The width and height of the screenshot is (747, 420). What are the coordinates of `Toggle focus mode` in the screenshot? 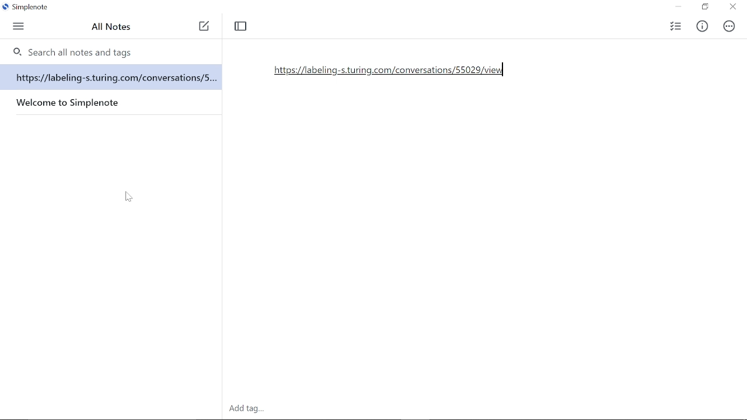 It's located at (245, 27).